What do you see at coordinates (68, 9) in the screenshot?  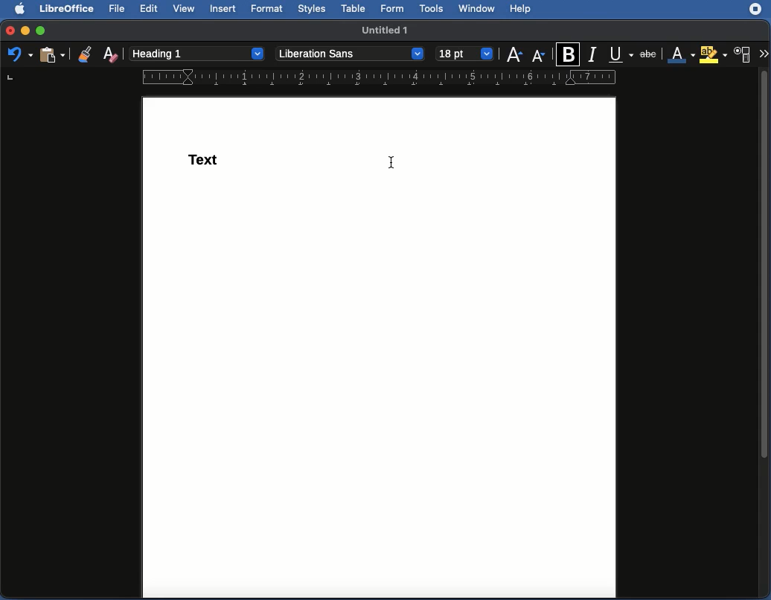 I see `LibreOffice` at bounding box center [68, 9].